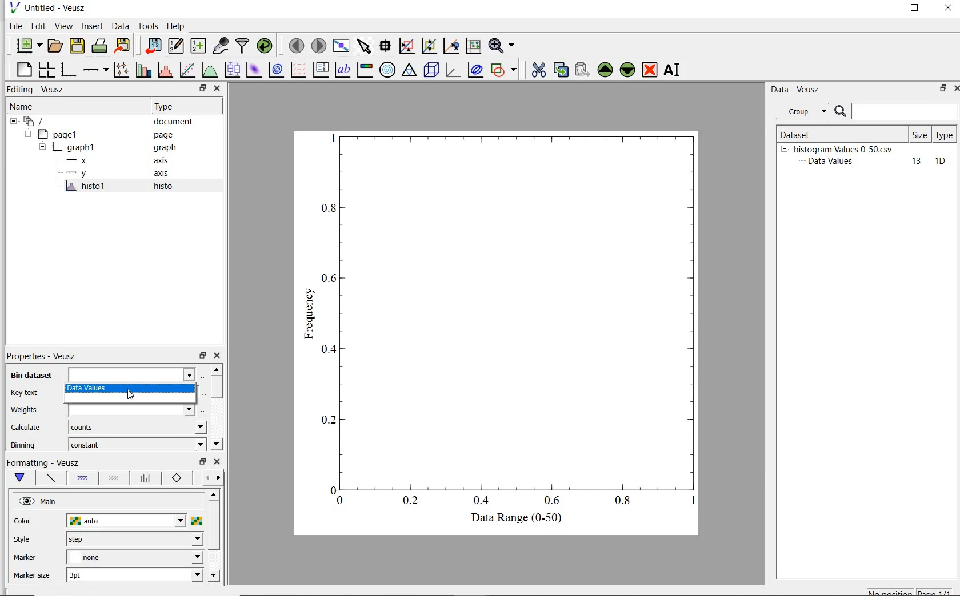 The width and height of the screenshot is (960, 596). I want to click on histo 1, so click(86, 187).